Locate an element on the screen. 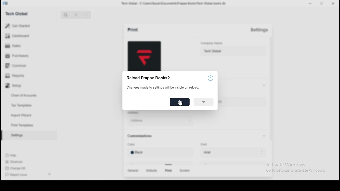 This screenshot has height=191, width=340. GENERAL  is located at coordinates (134, 171).